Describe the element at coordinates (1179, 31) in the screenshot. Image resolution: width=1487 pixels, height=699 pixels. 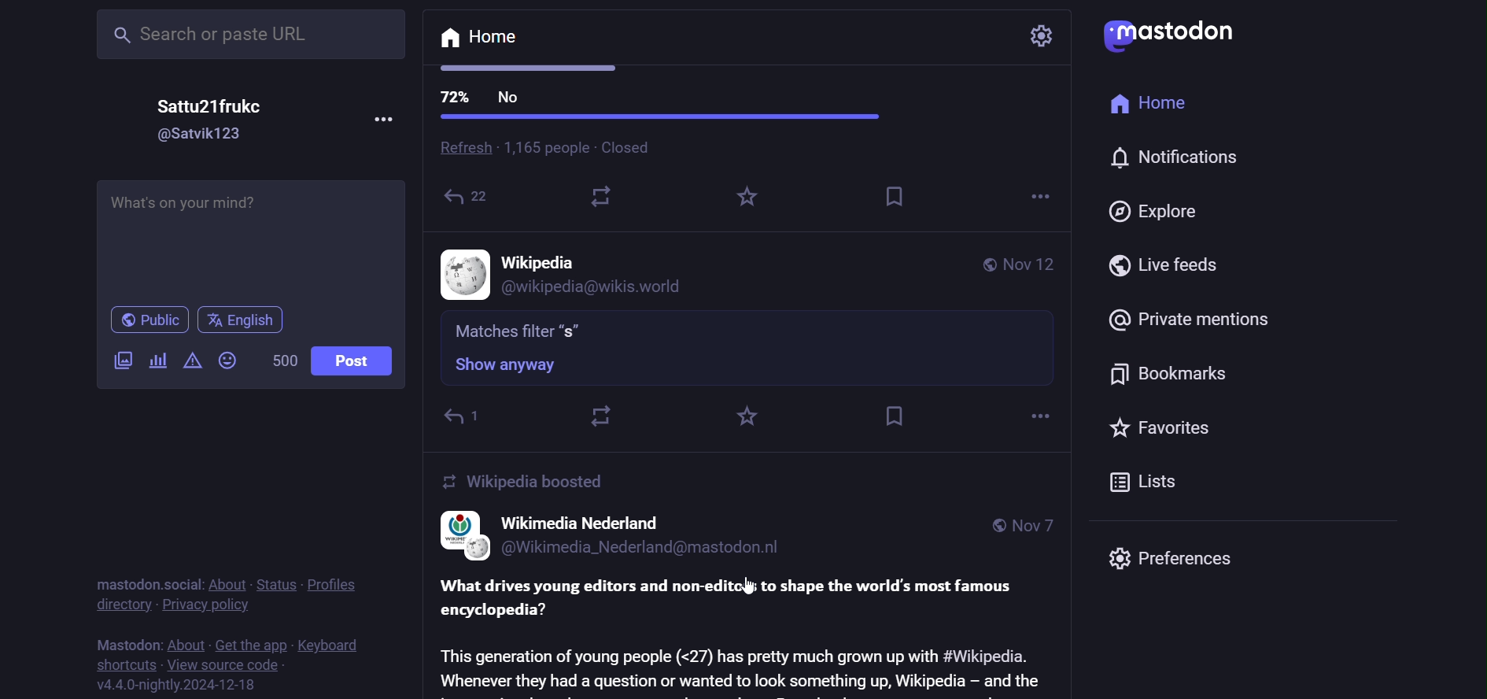
I see `logo` at that location.